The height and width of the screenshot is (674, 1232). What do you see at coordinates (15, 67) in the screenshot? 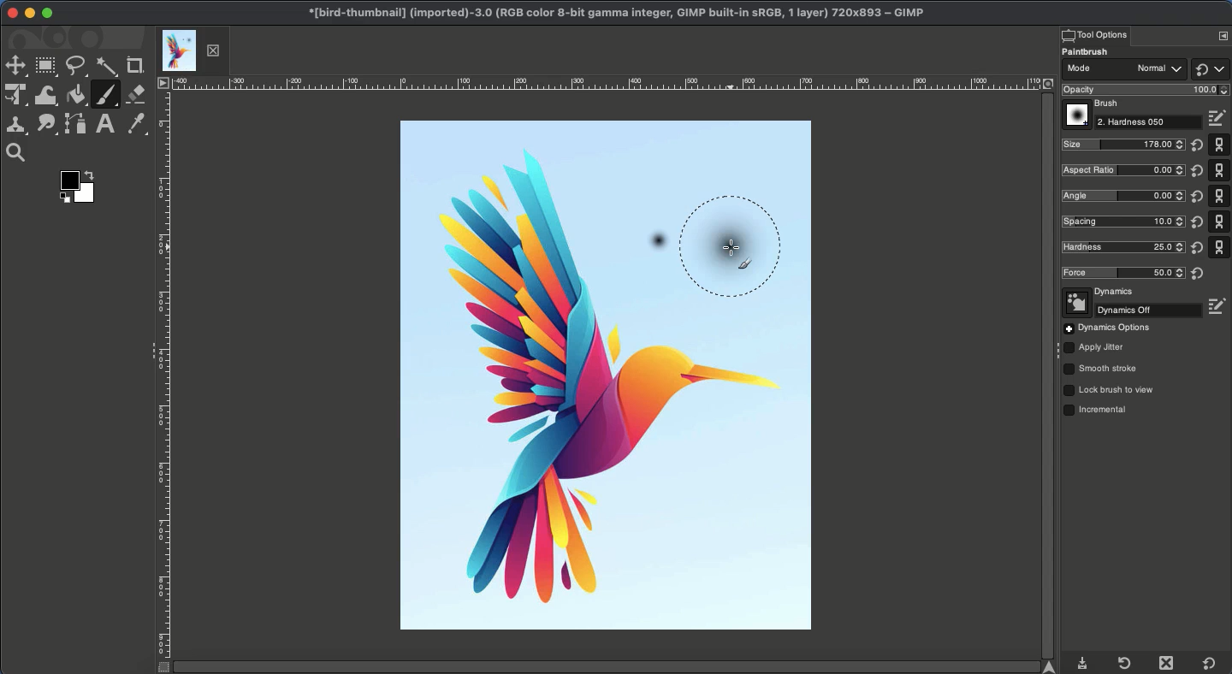
I see `Move tool` at bounding box center [15, 67].